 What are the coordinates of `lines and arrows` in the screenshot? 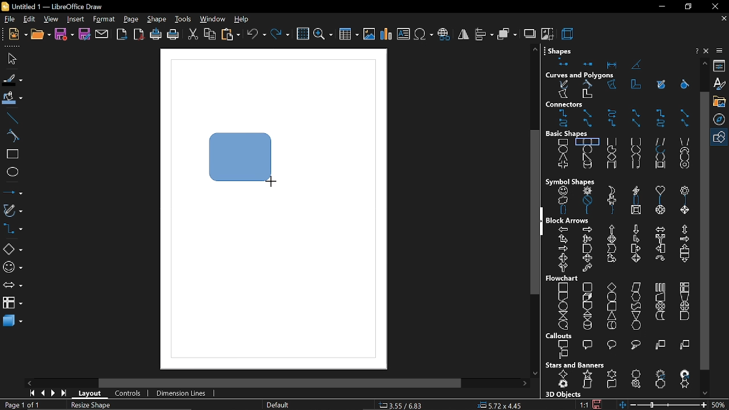 It's located at (13, 192).